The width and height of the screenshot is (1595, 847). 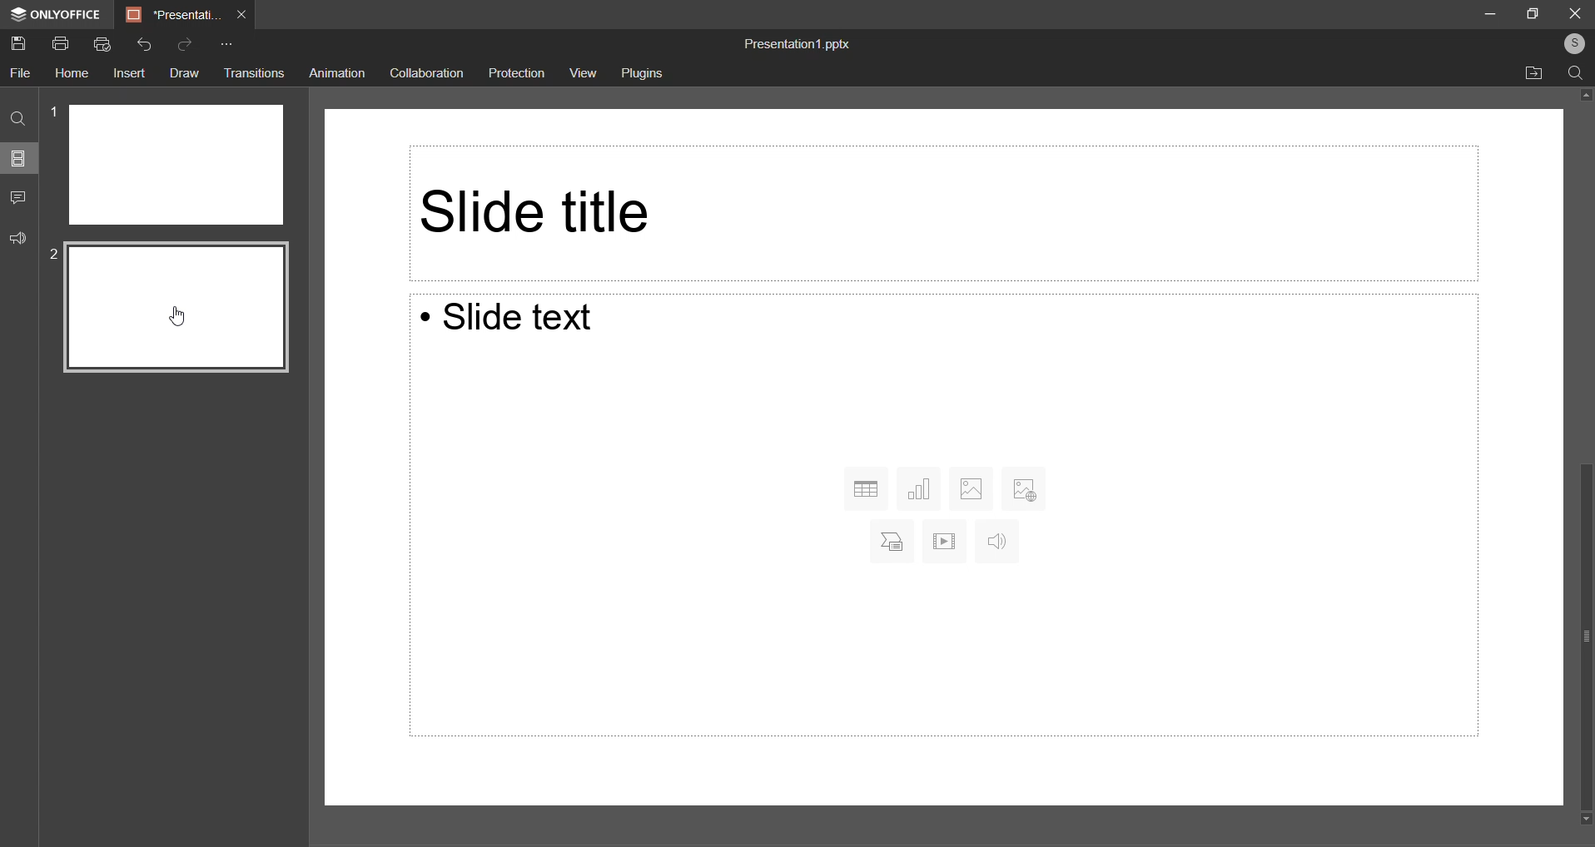 I want to click on Find, so click(x=19, y=121).